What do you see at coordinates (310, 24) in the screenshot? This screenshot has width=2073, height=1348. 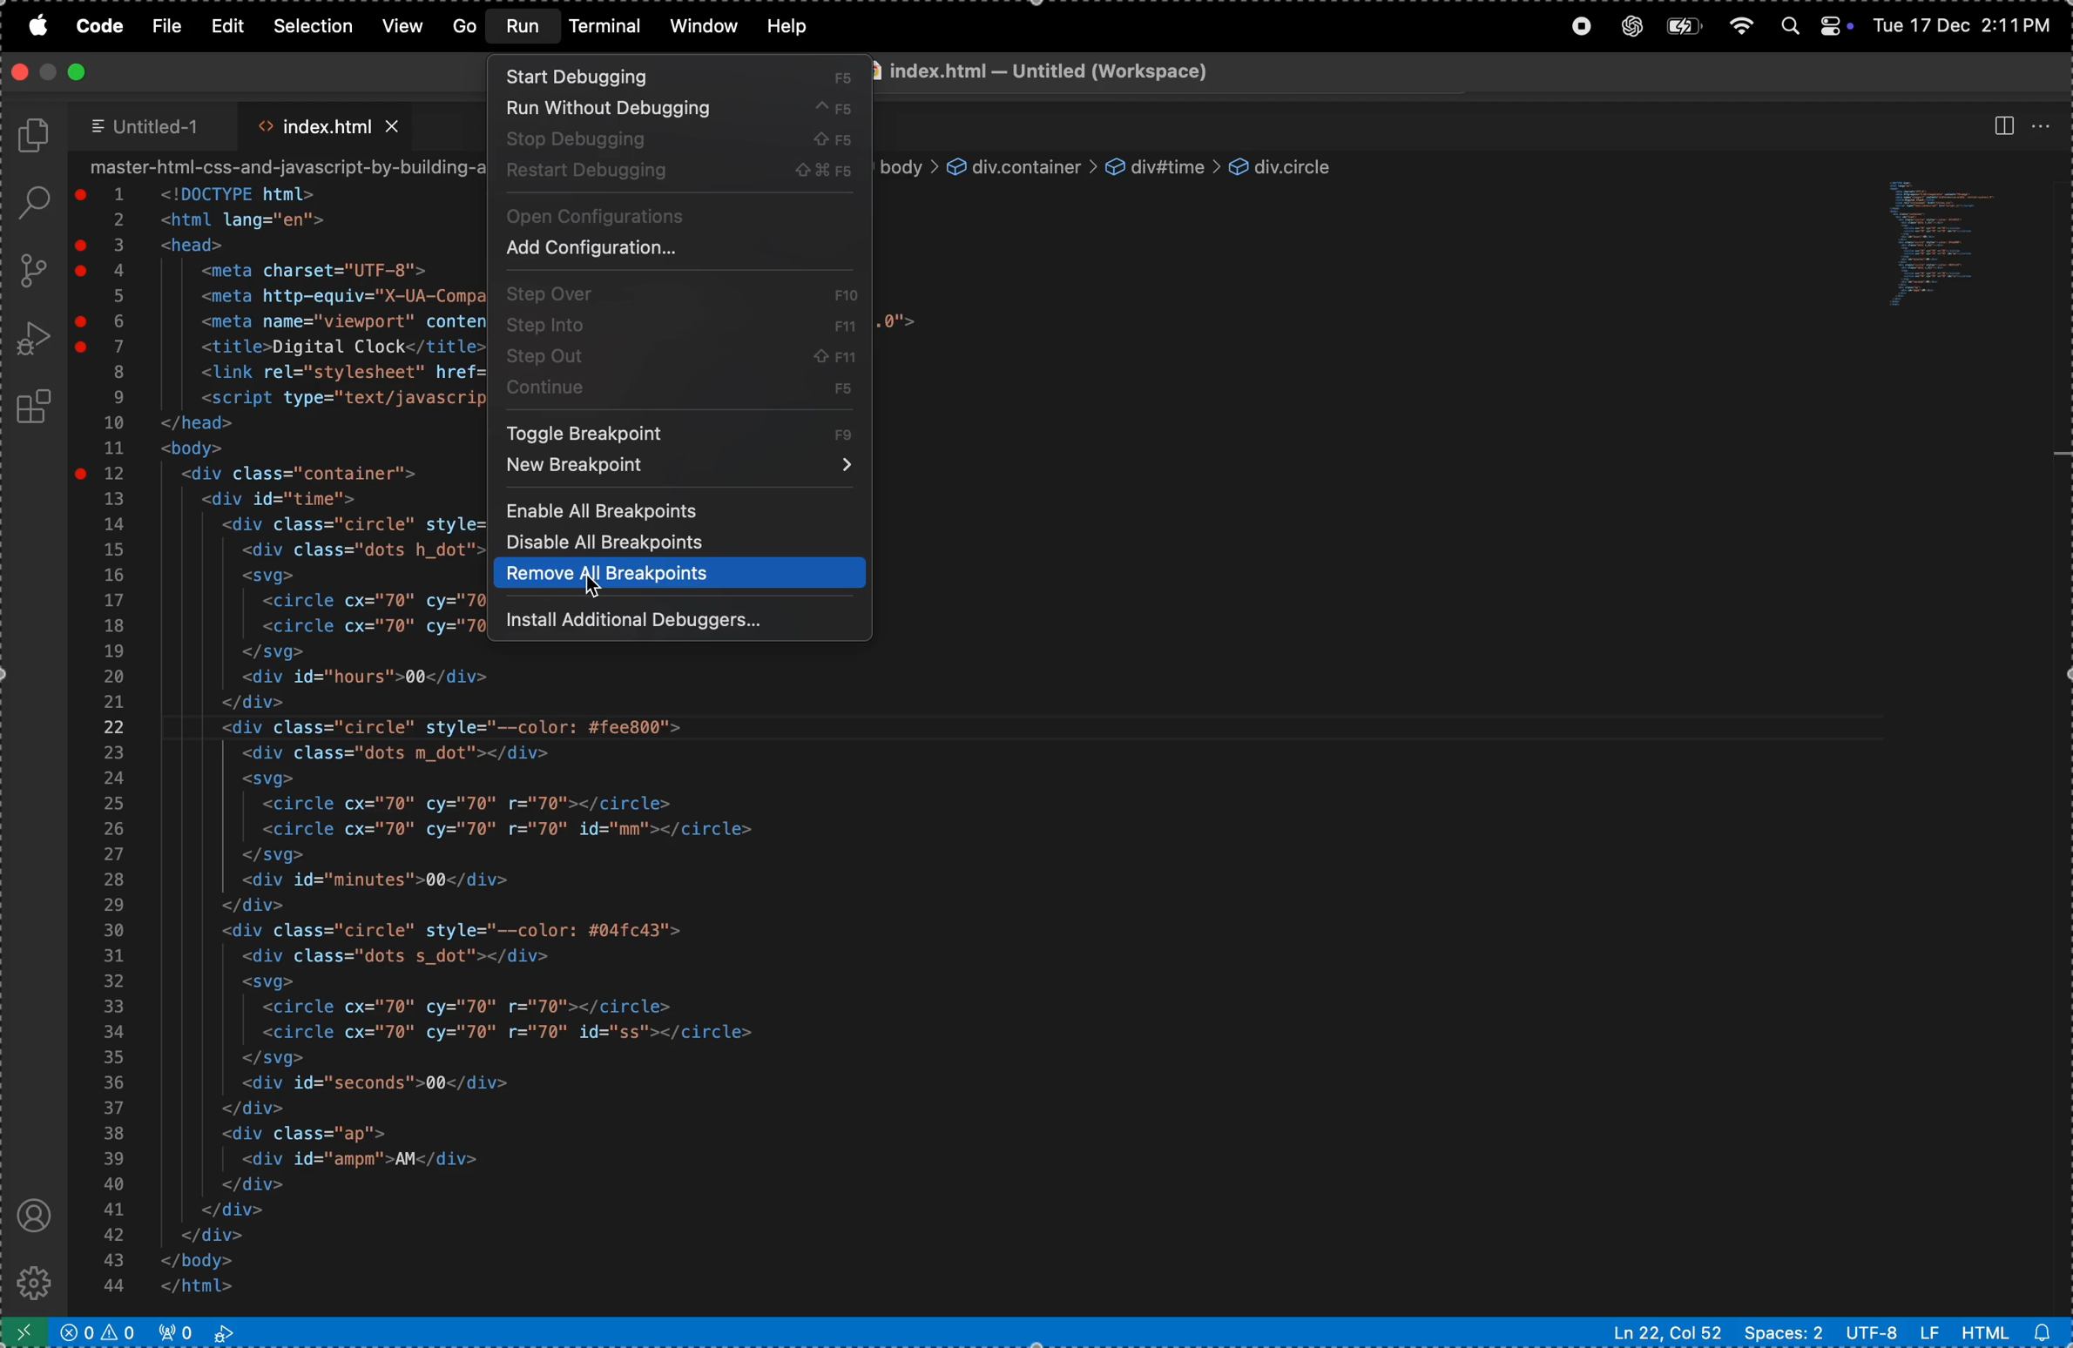 I see `selection` at bounding box center [310, 24].